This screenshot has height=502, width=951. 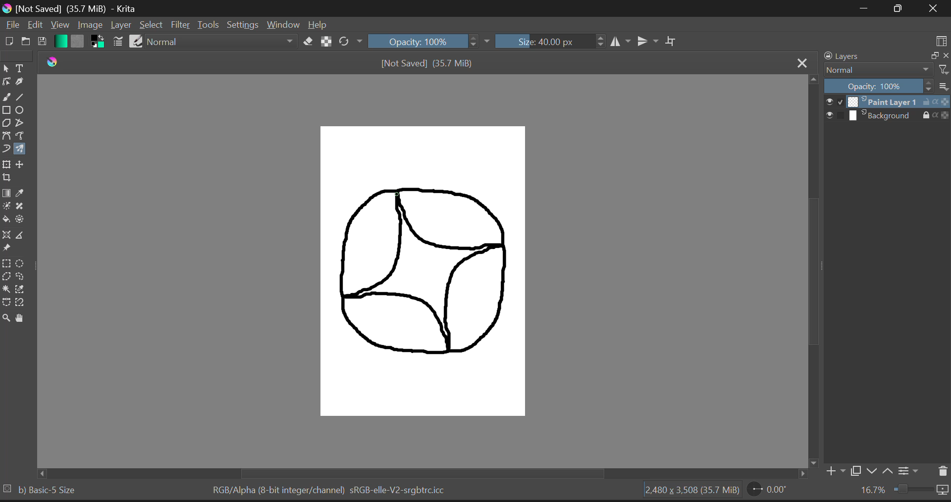 What do you see at coordinates (309, 42) in the screenshot?
I see `Erase` at bounding box center [309, 42].